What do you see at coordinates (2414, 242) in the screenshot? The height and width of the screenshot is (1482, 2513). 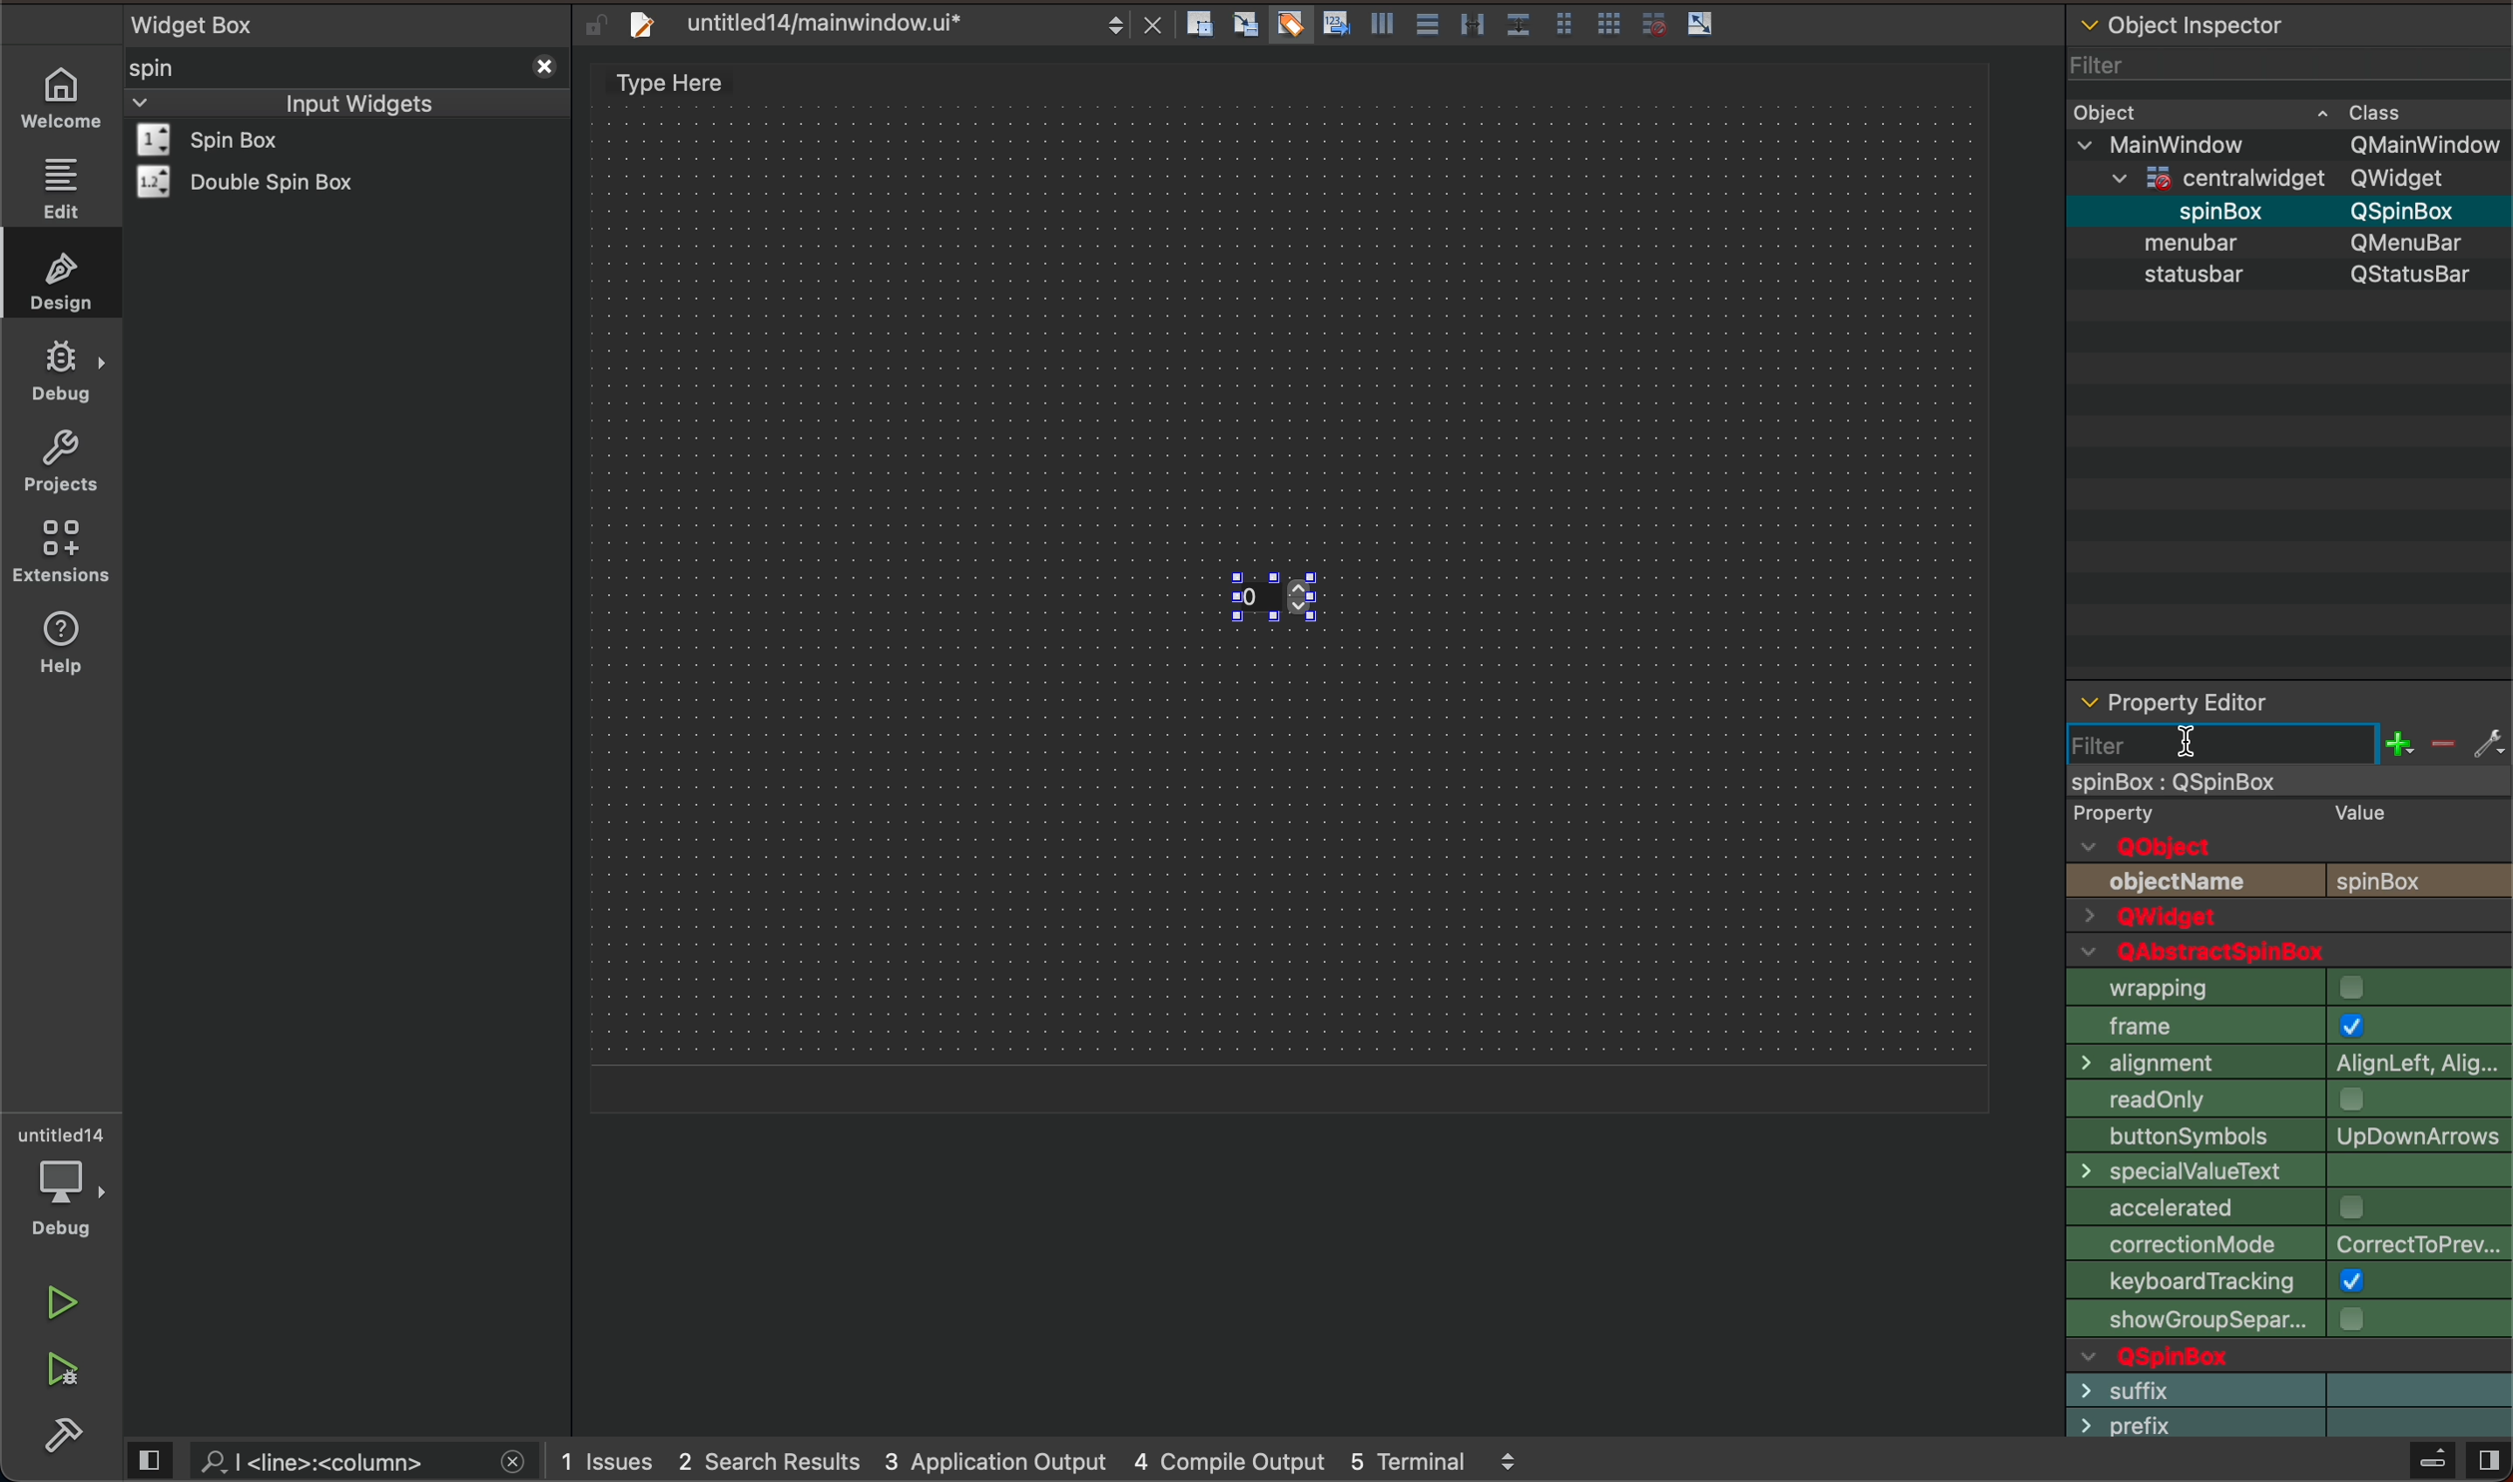 I see `` at bounding box center [2414, 242].